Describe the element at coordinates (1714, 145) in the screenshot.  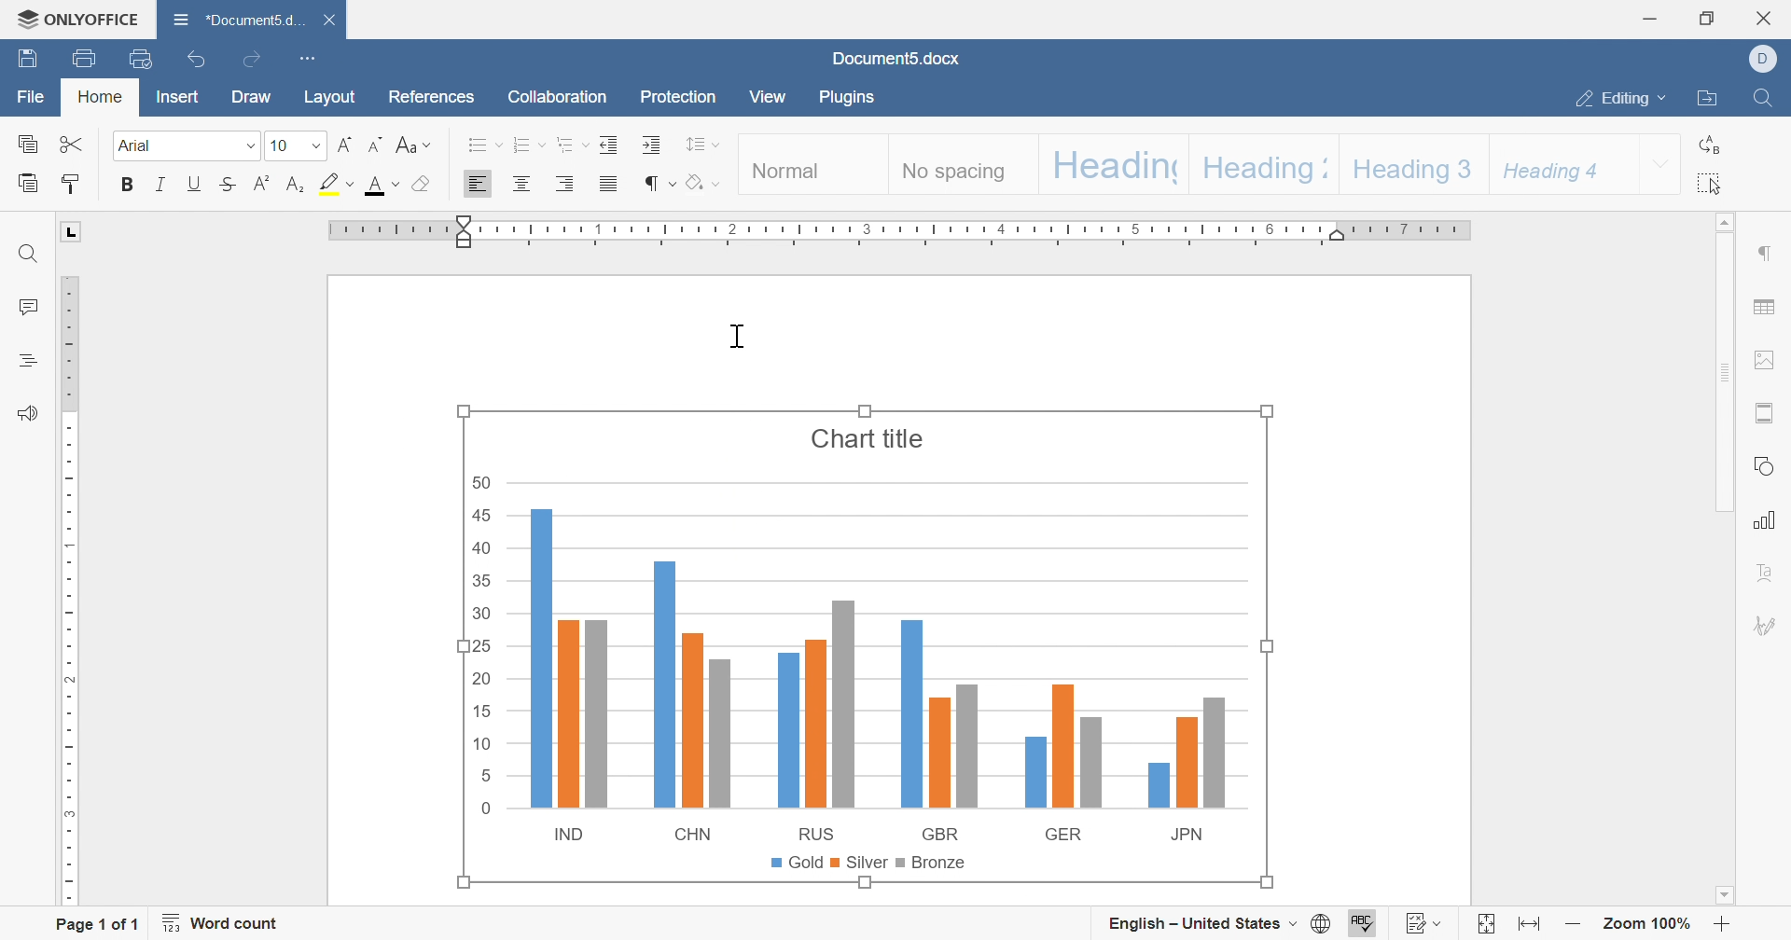
I see `replace` at that location.